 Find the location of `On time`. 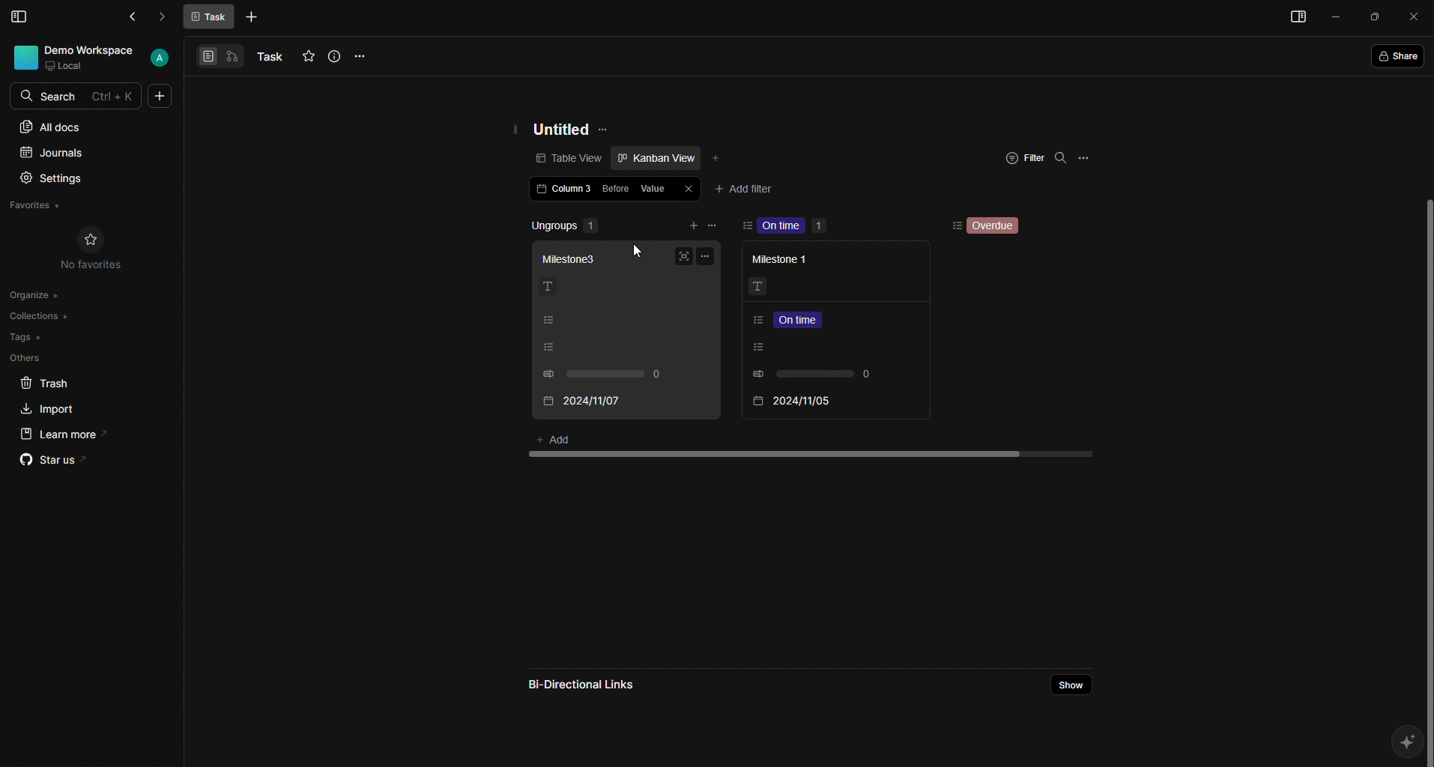

On time is located at coordinates (797, 225).